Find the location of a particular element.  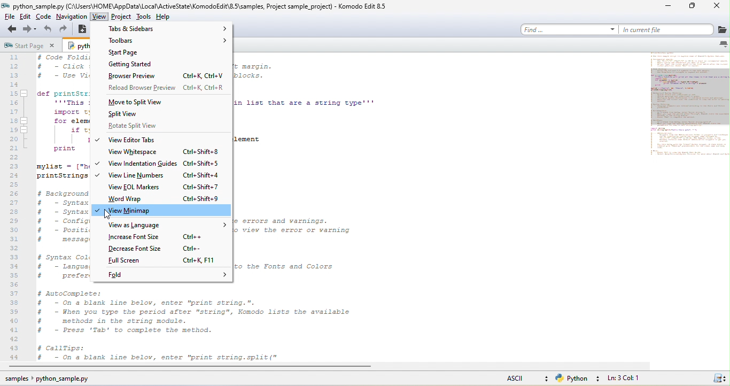

undo is located at coordinates (49, 30).